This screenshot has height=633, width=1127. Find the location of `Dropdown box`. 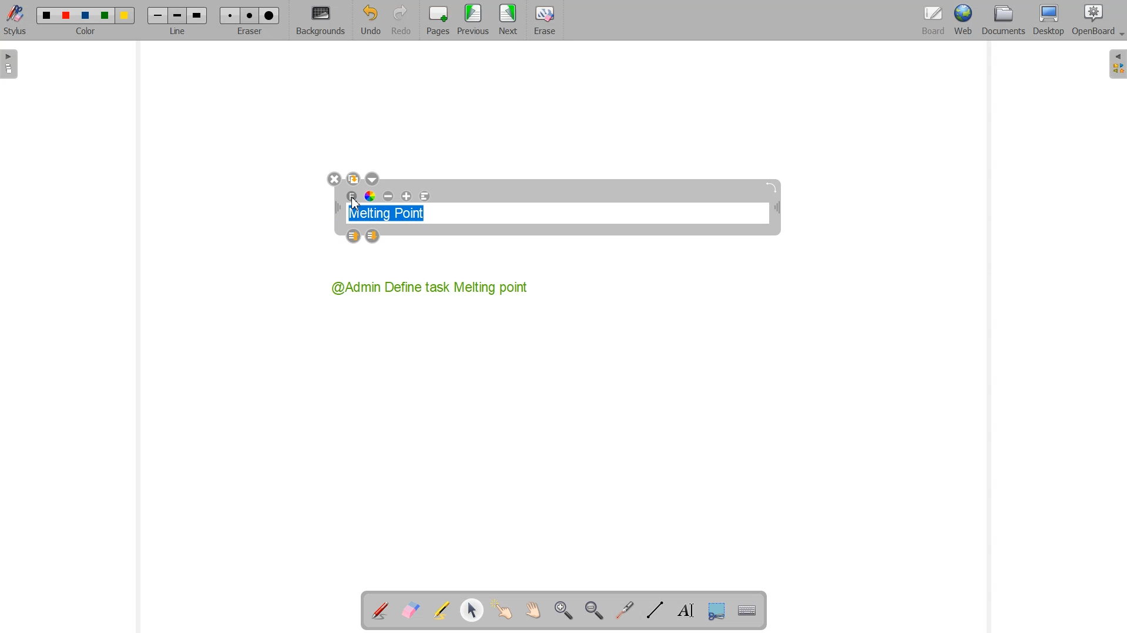

Dropdown box is located at coordinates (1120, 36).